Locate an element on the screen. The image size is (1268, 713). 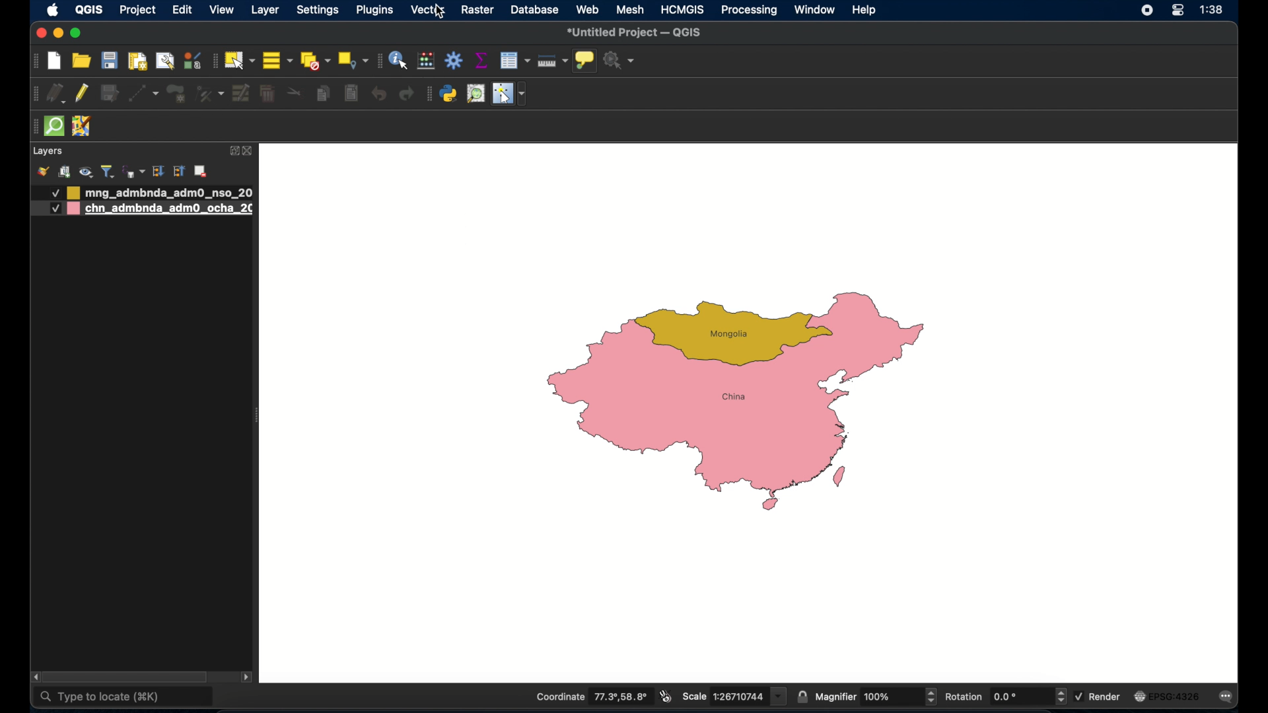
select by location is located at coordinates (352, 61).